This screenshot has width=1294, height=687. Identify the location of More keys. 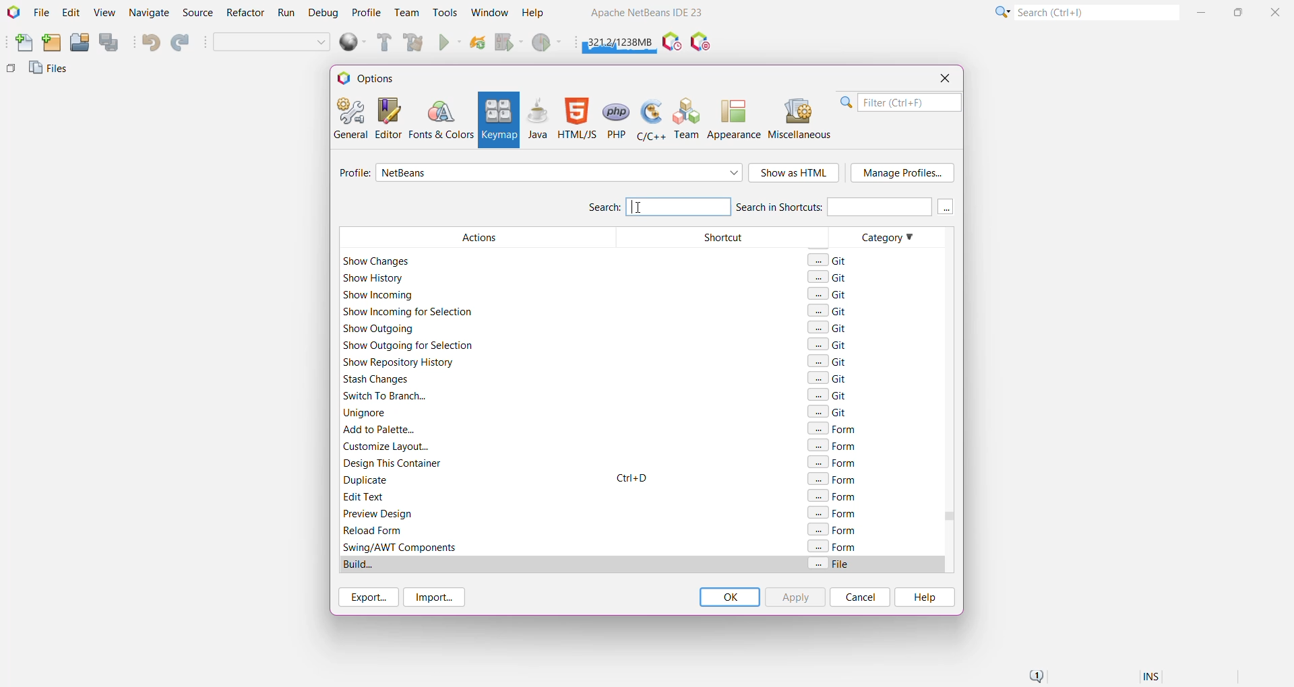
(946, 207).